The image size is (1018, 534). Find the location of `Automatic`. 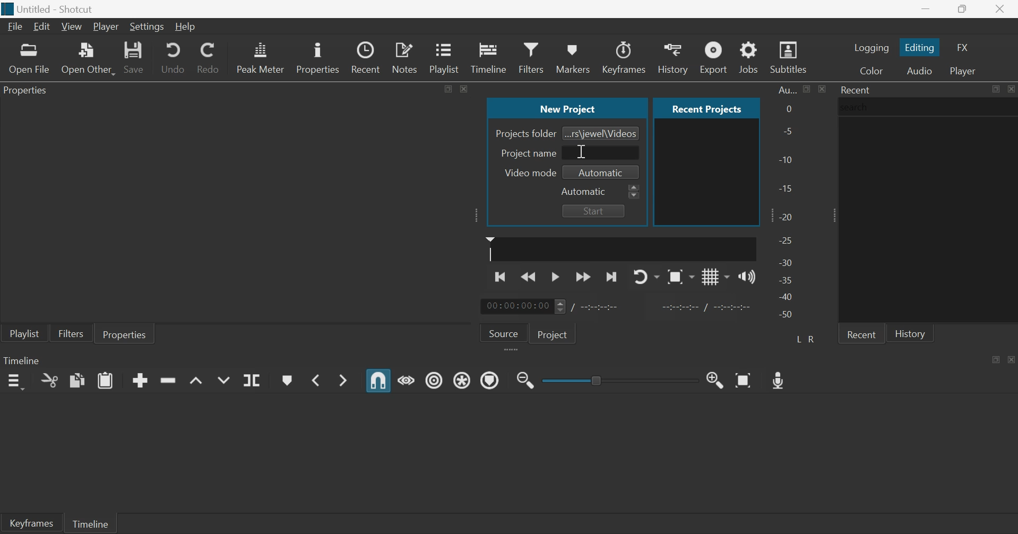

Automatic is located at coordinates (602, 173).